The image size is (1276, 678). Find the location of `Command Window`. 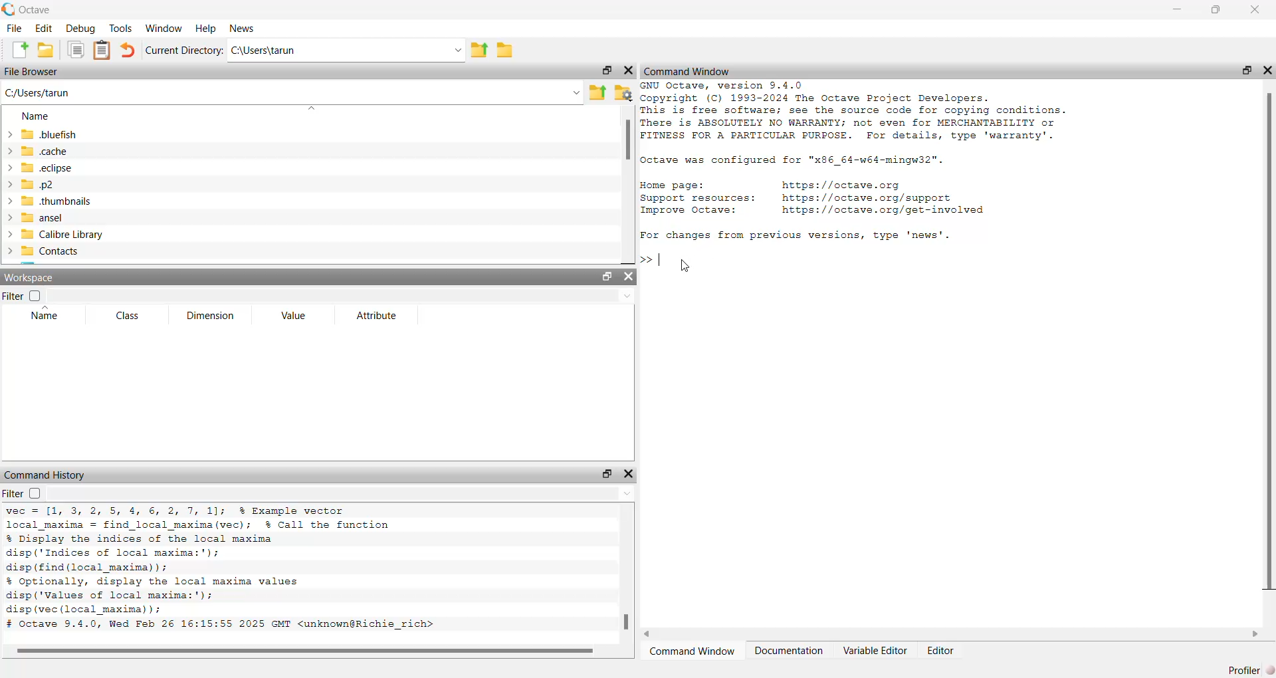

Command Window is located at coordinates (692, 651).